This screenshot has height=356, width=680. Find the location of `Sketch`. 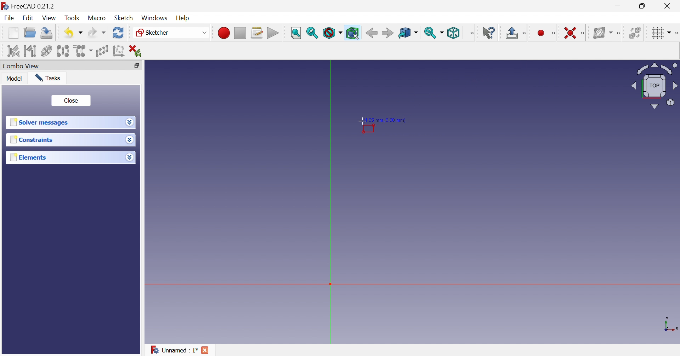

Sketch is located at coordinates (125, 18).